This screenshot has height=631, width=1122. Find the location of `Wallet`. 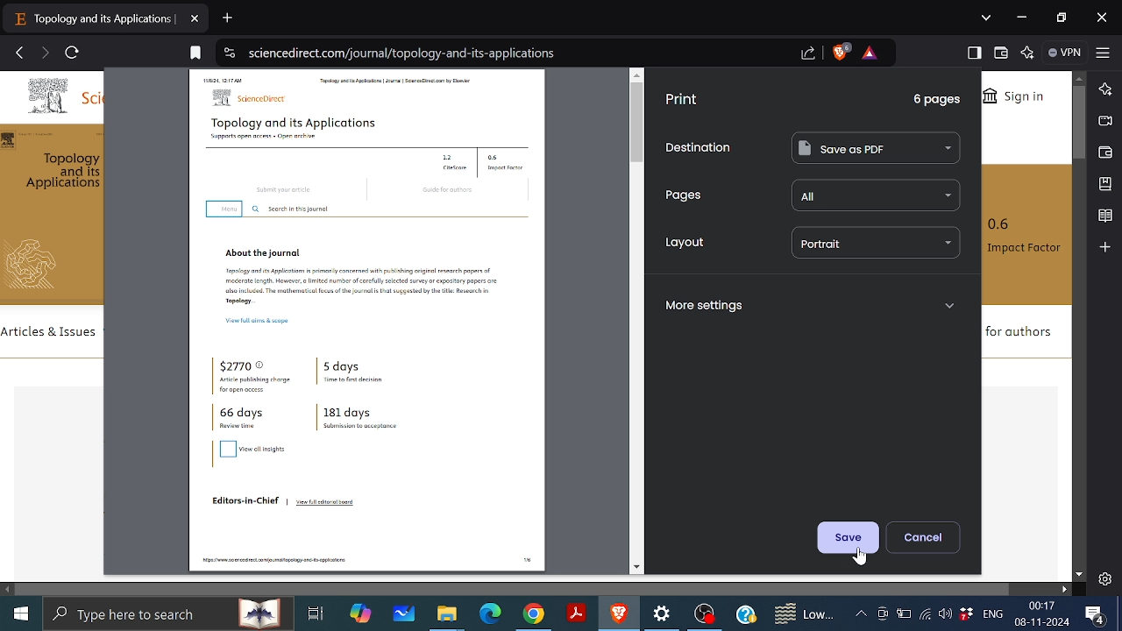

Wallet is located at coordinates (1000, 52).